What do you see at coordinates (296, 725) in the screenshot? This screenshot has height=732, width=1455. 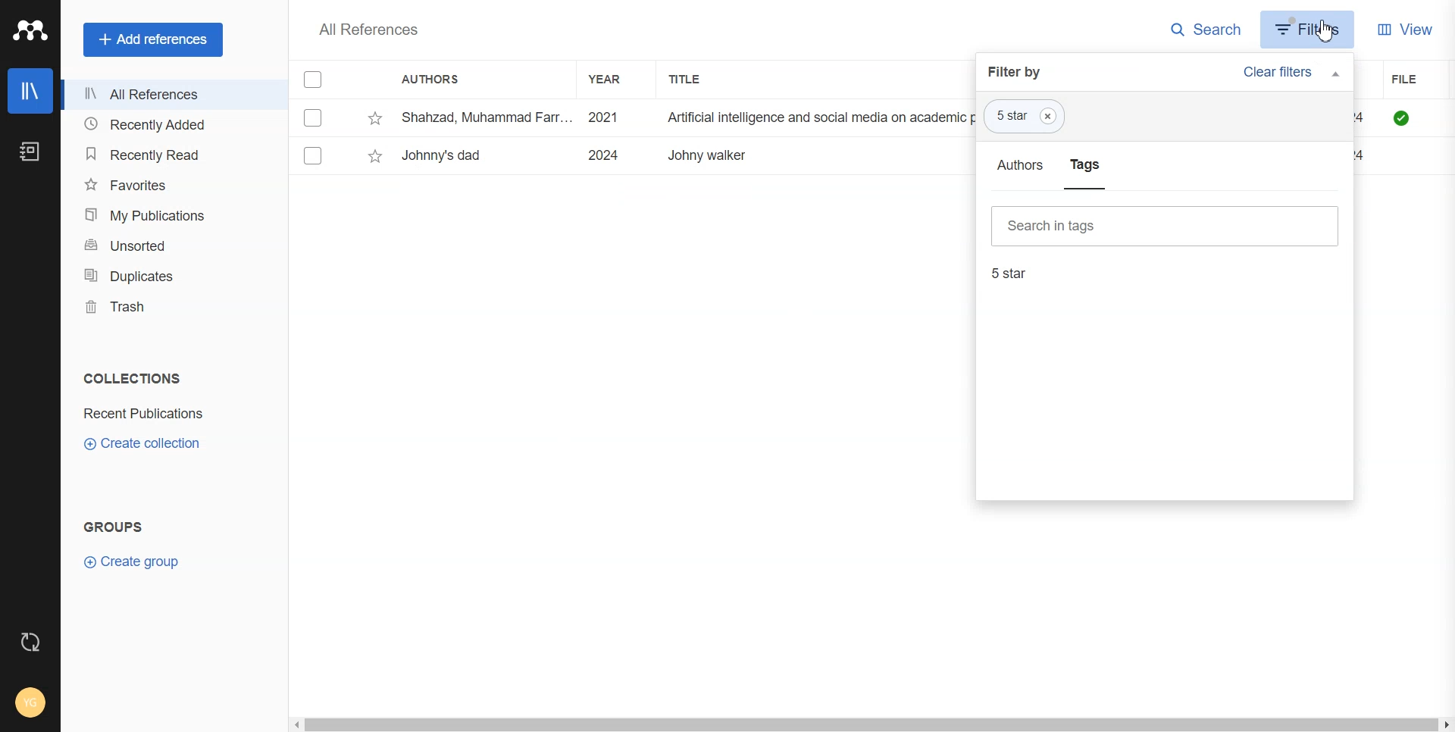 I see `scroll left` at bounding box center [296, 725].